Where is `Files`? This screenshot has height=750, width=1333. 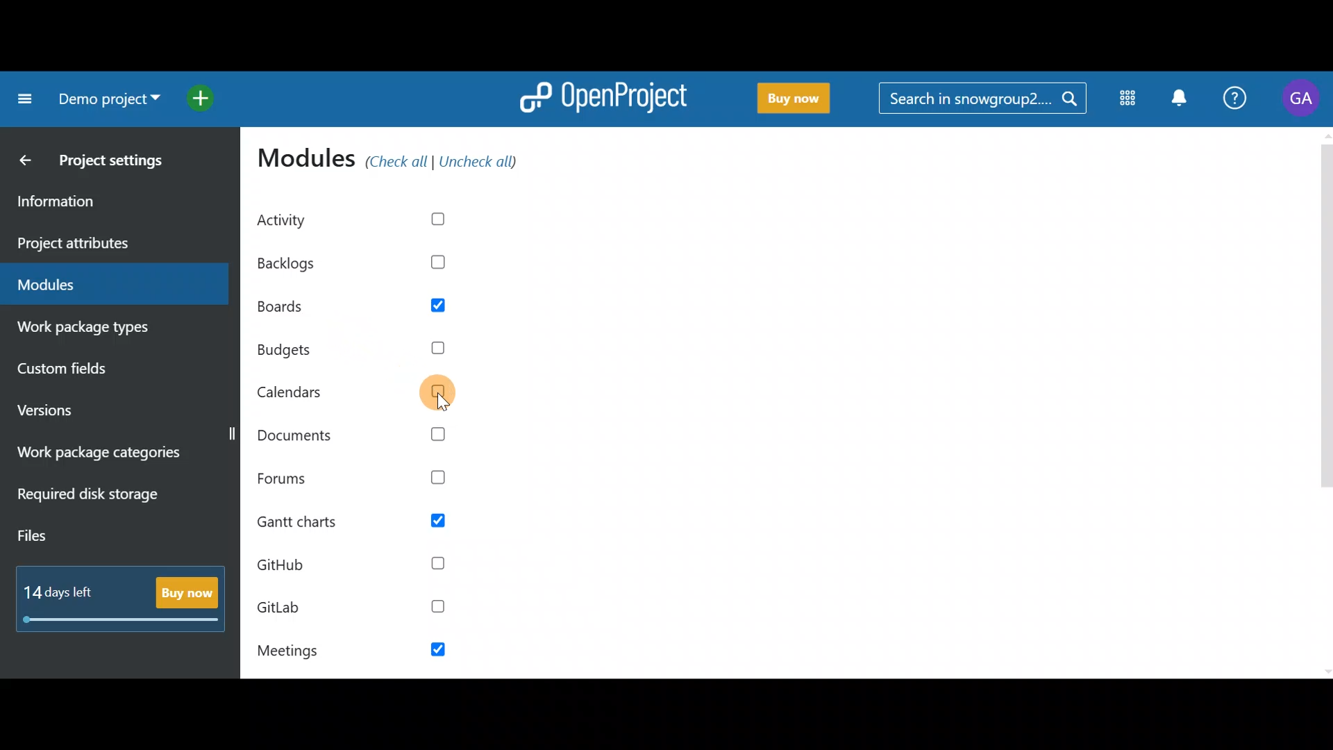
Files is located at coordinates (72, 538).